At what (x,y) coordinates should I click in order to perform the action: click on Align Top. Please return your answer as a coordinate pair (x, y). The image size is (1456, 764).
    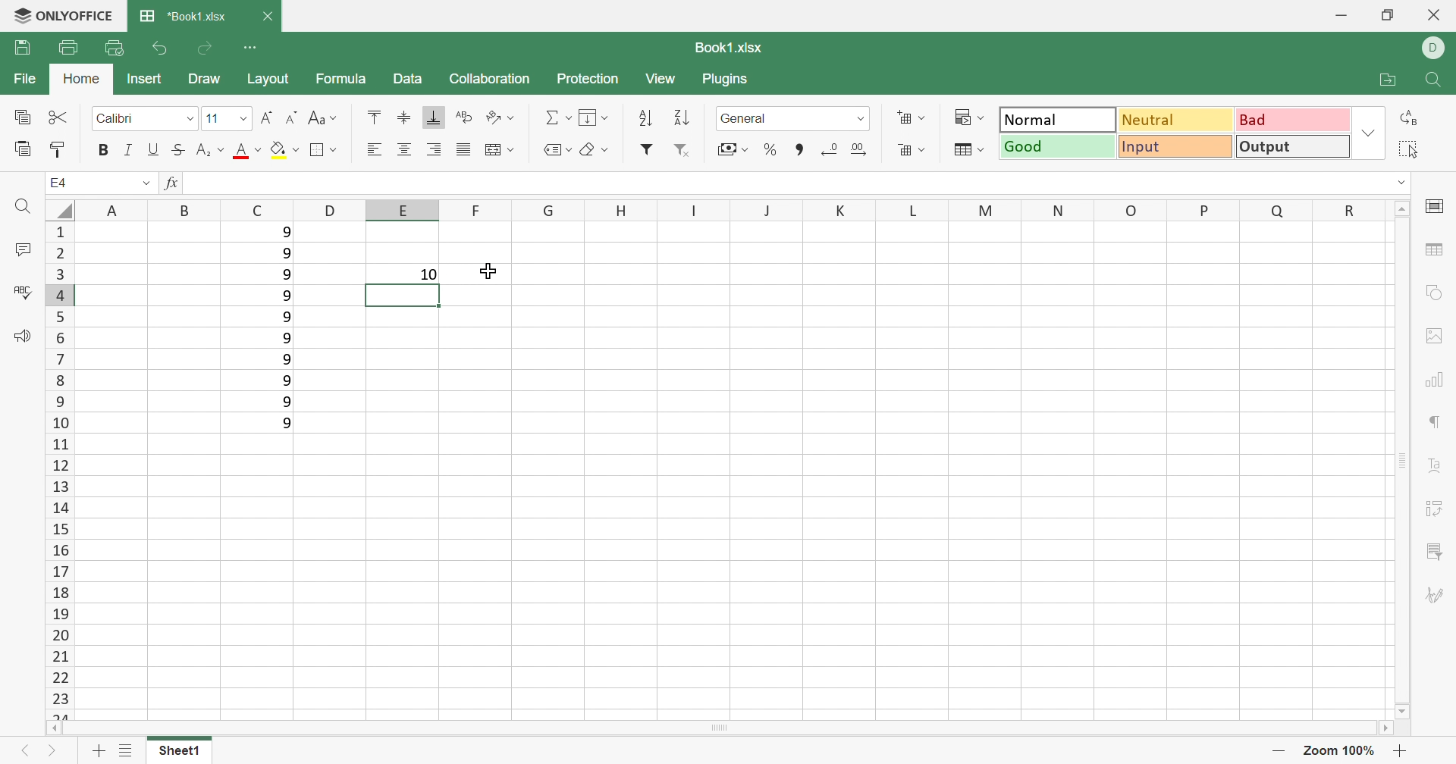
    Looking at the image, I should click on (374, 116).